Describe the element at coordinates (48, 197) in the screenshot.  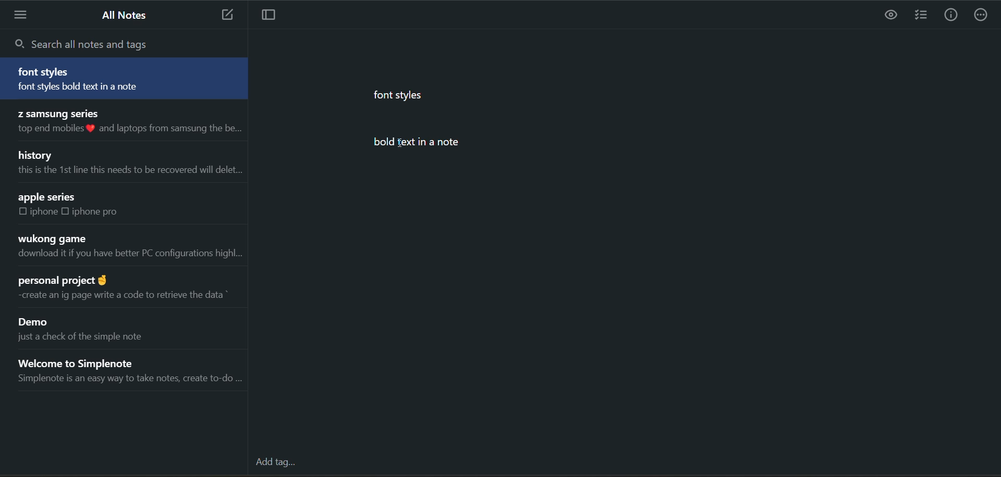
I see `apple series` at that location.